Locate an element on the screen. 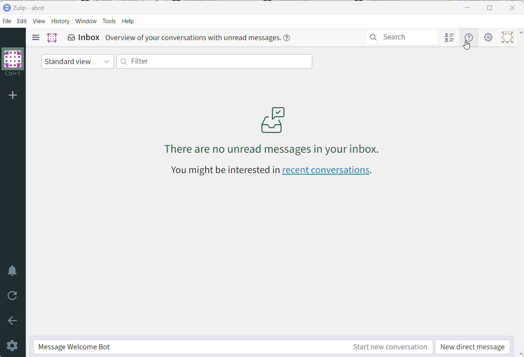 This screenshot has height=357, width=524. You might be interested in recent conversations - Click link to view recent conversations is located at coordinates (270, 170).